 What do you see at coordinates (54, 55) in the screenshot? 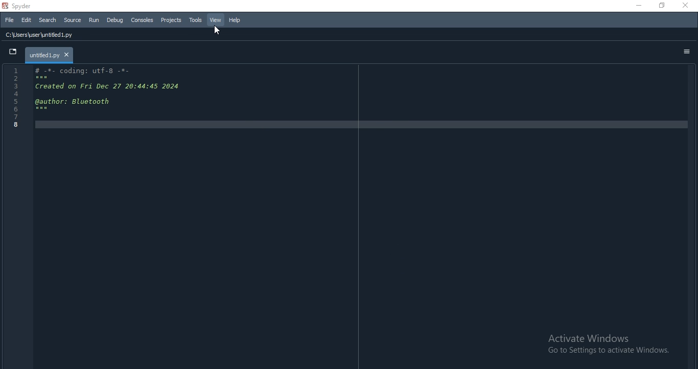
I see `untitled.py` at bounding box center [54, 55].